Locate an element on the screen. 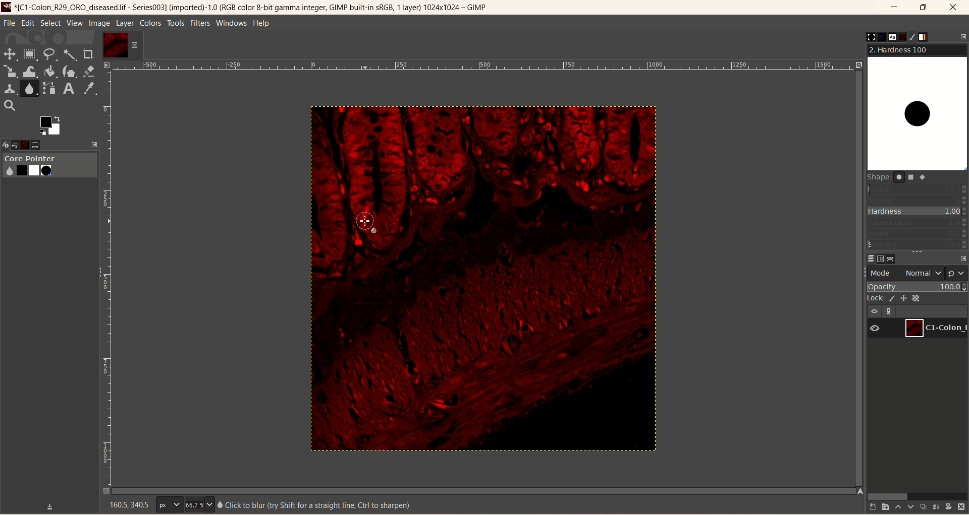 Image resolution: width=969 pixels, height=515 pixels. ink tool is located at coordinates (69, 71).